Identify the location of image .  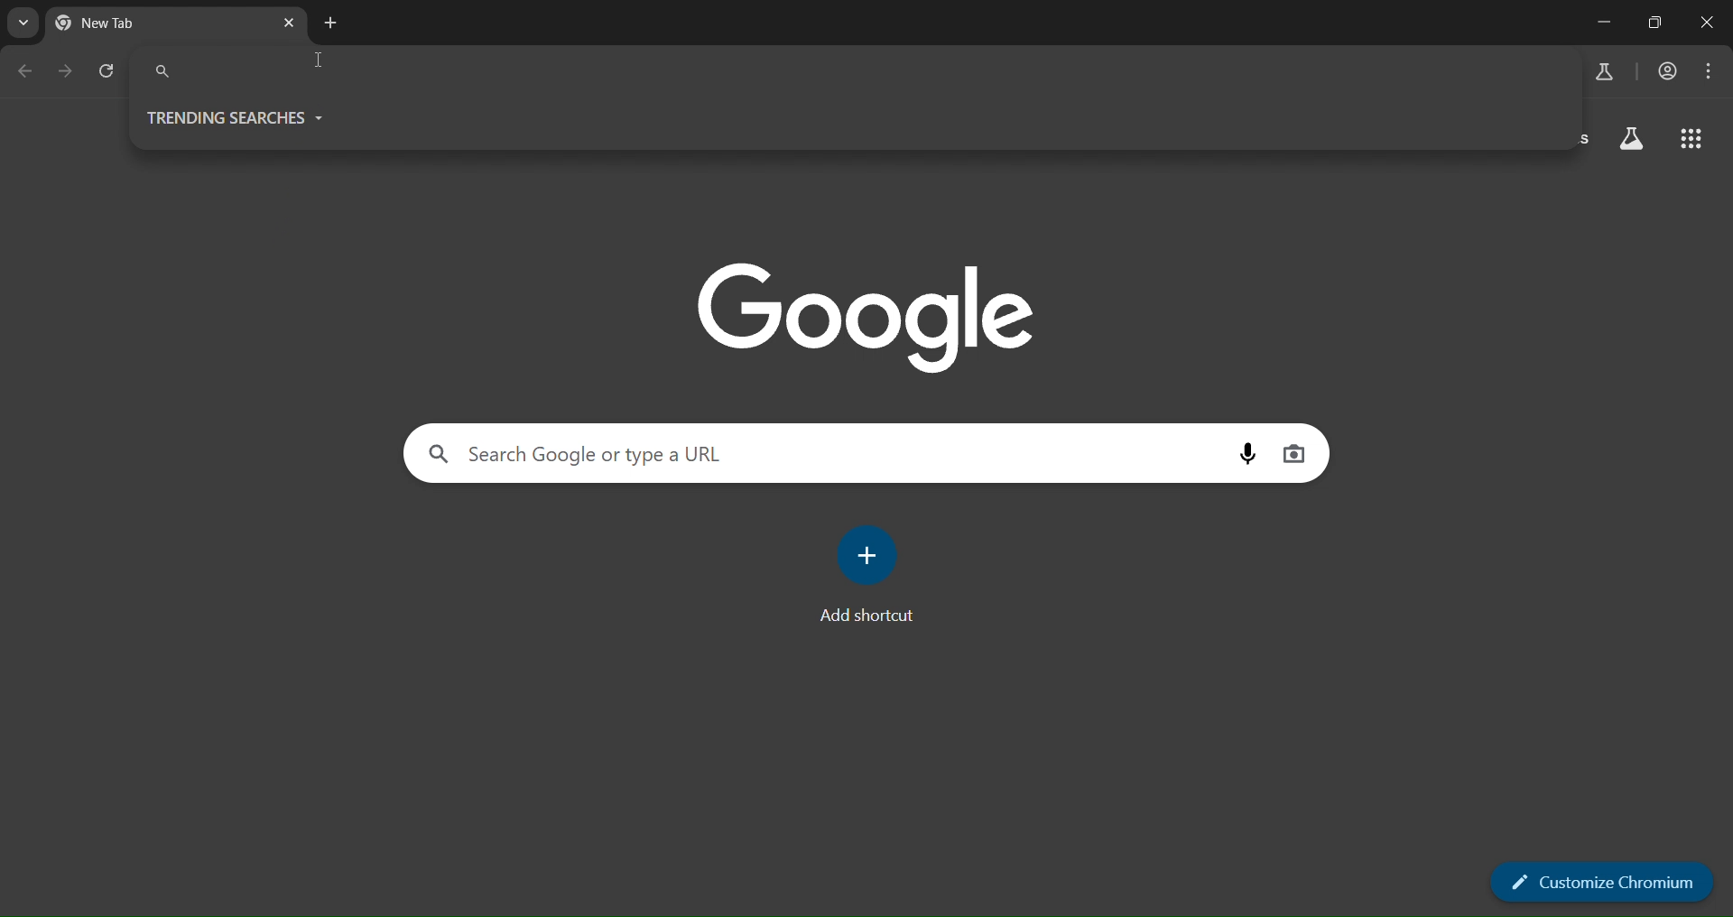
(867, 312).